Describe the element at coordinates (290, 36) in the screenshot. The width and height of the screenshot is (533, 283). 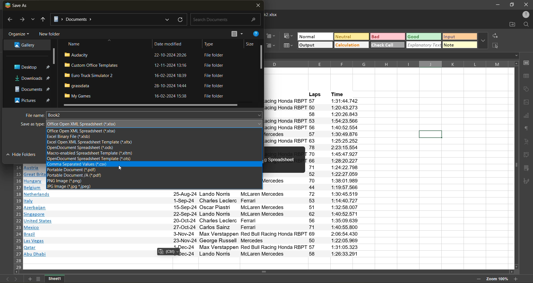
I see `conditional formatting` at that location.